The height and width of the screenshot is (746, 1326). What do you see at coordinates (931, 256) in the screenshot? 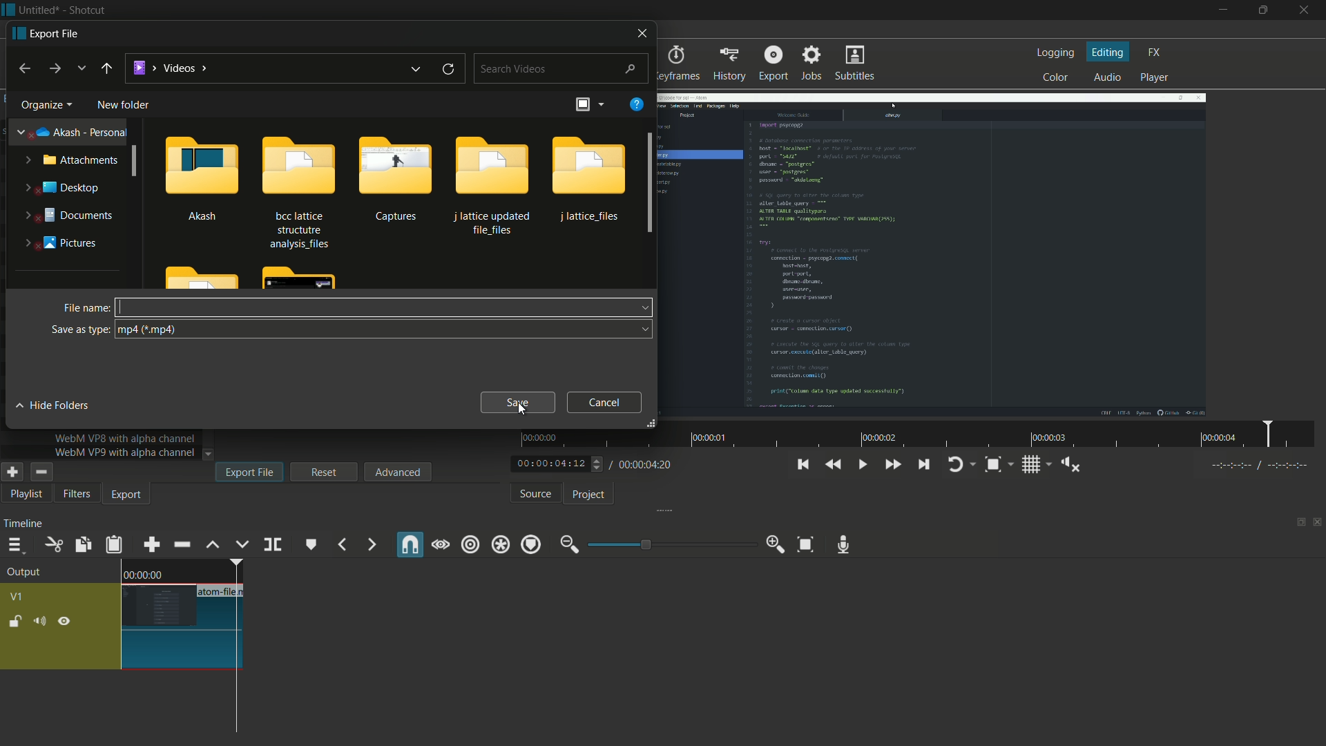
I see `imported file` at bounding box center [931, 256].